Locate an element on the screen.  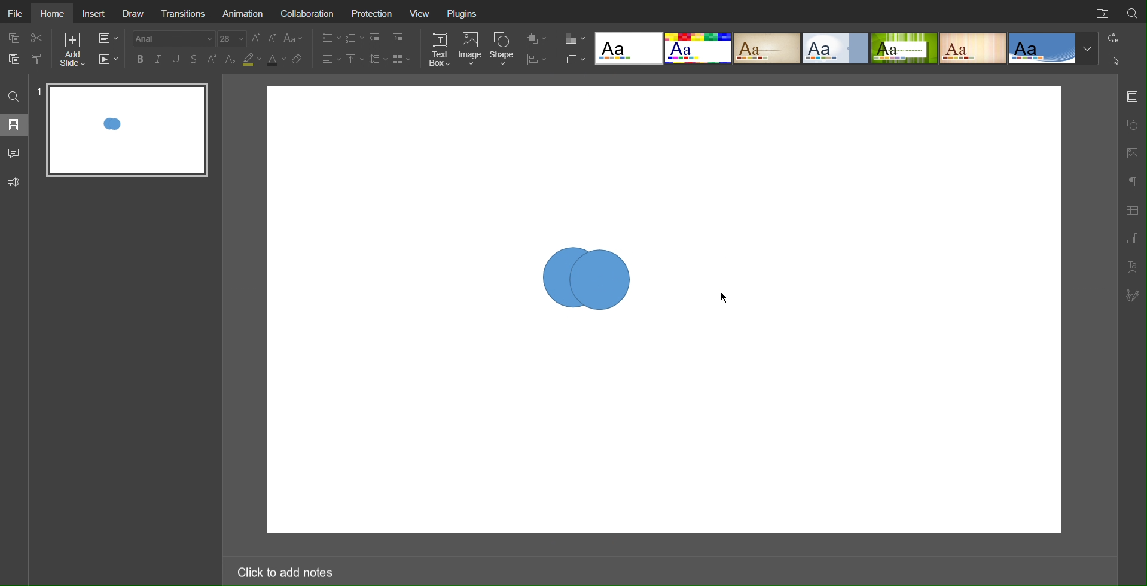
Add Slide is located at coordinates (72, 51).